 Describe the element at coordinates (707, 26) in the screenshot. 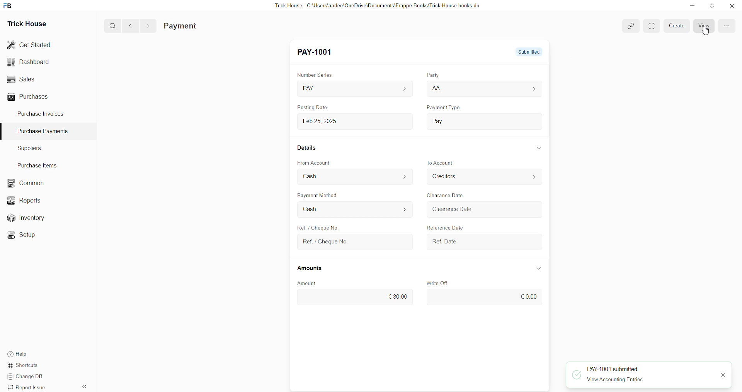

I see `view` at that location.